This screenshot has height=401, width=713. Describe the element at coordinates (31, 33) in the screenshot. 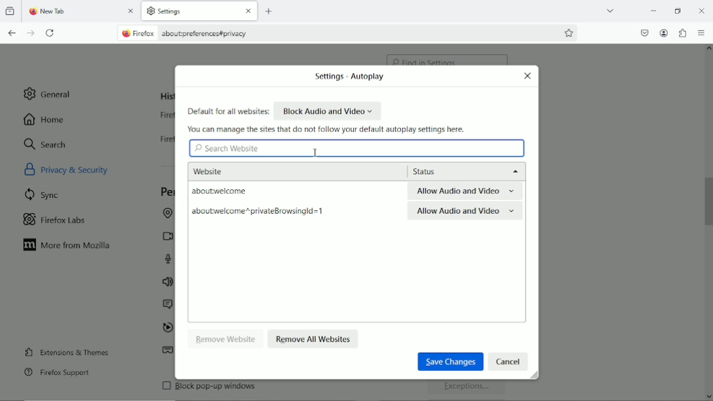

I see `go forward` at that location.